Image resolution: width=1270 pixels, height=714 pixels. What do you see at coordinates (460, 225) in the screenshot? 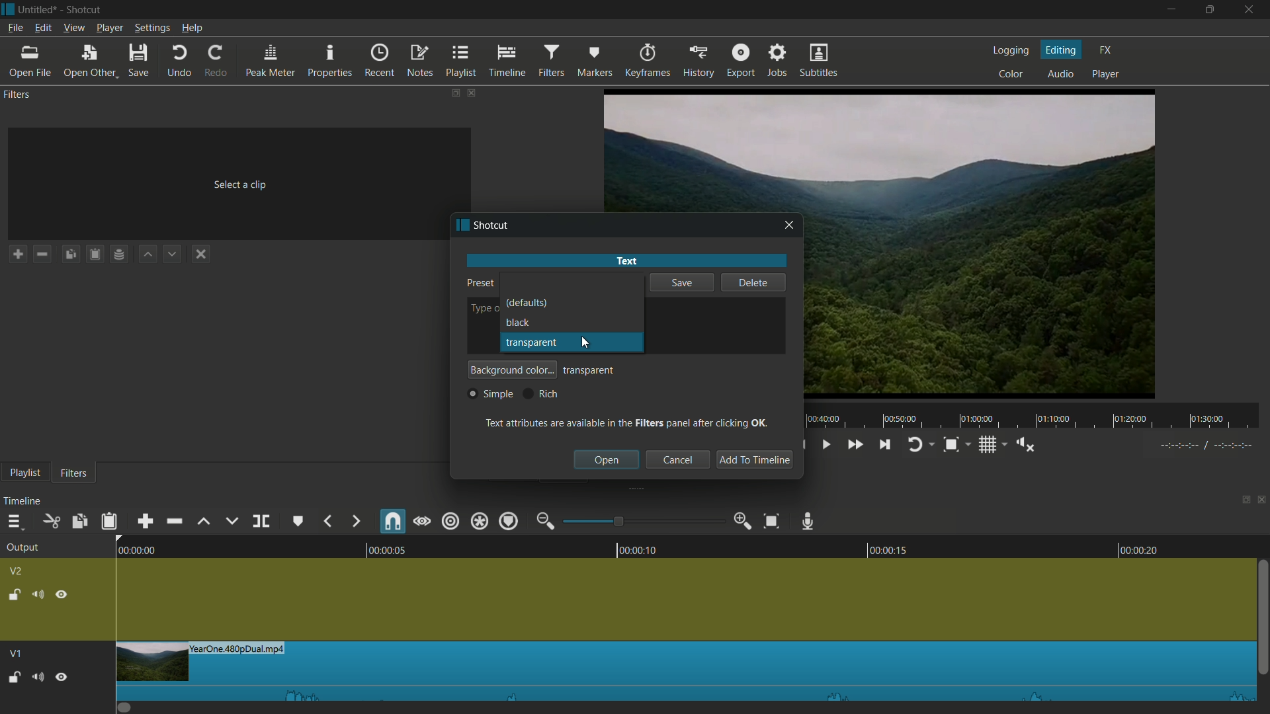
I see `app icon` at bounding box center [460, 225].